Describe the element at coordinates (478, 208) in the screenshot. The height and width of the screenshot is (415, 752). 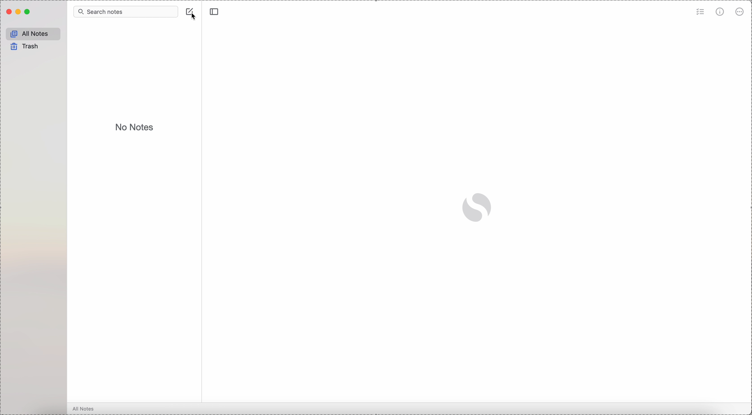
I see `Simplenote logo` at that location.